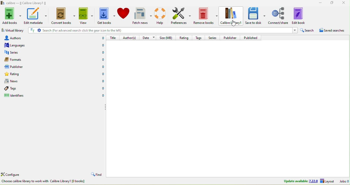 The image size is (350, 185). Describe the element at coordinates (16, 175) in the screenshot. I see `configue` at that location.